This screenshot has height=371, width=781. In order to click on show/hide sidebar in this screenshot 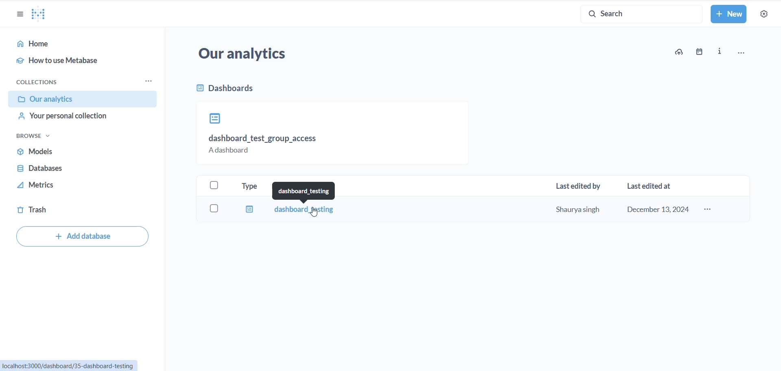, I will do `click(21, 15)`.